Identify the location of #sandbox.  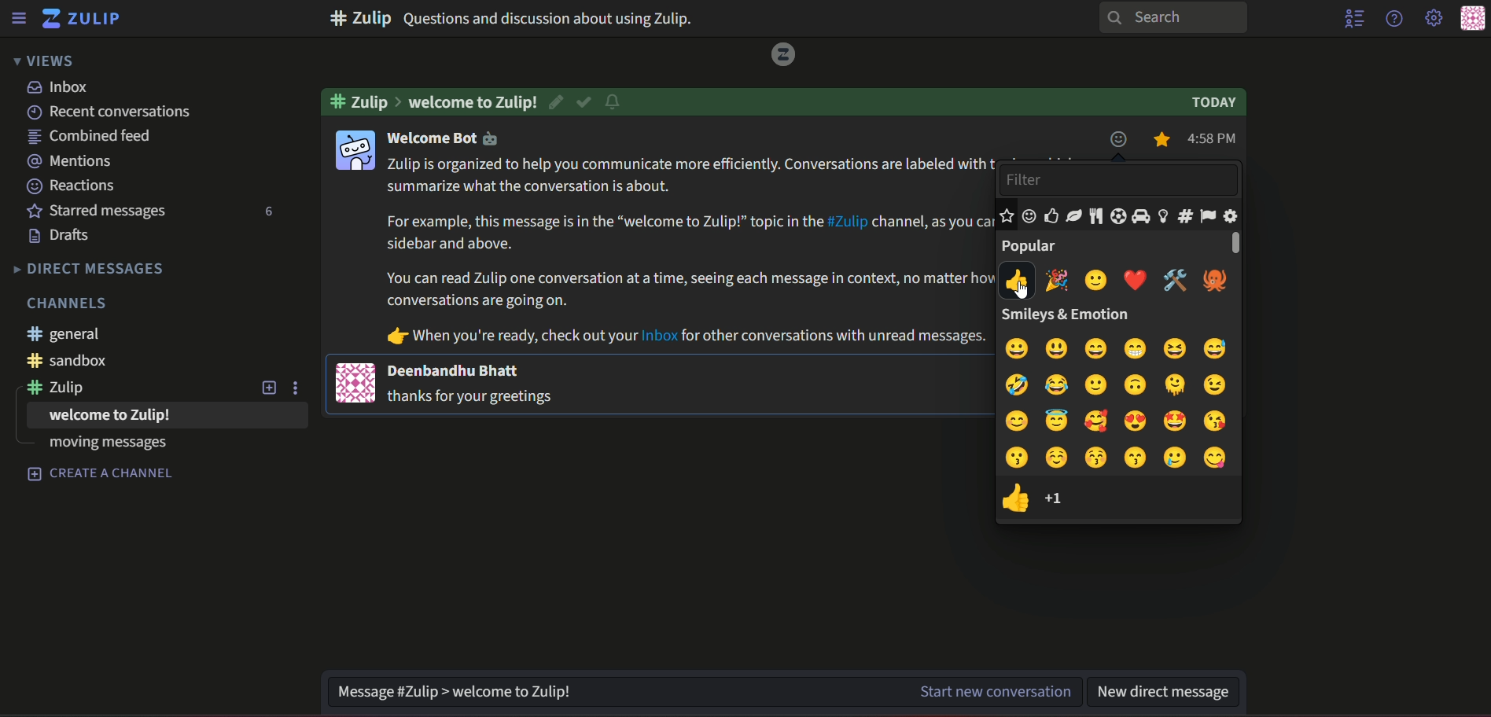
(68, 361).